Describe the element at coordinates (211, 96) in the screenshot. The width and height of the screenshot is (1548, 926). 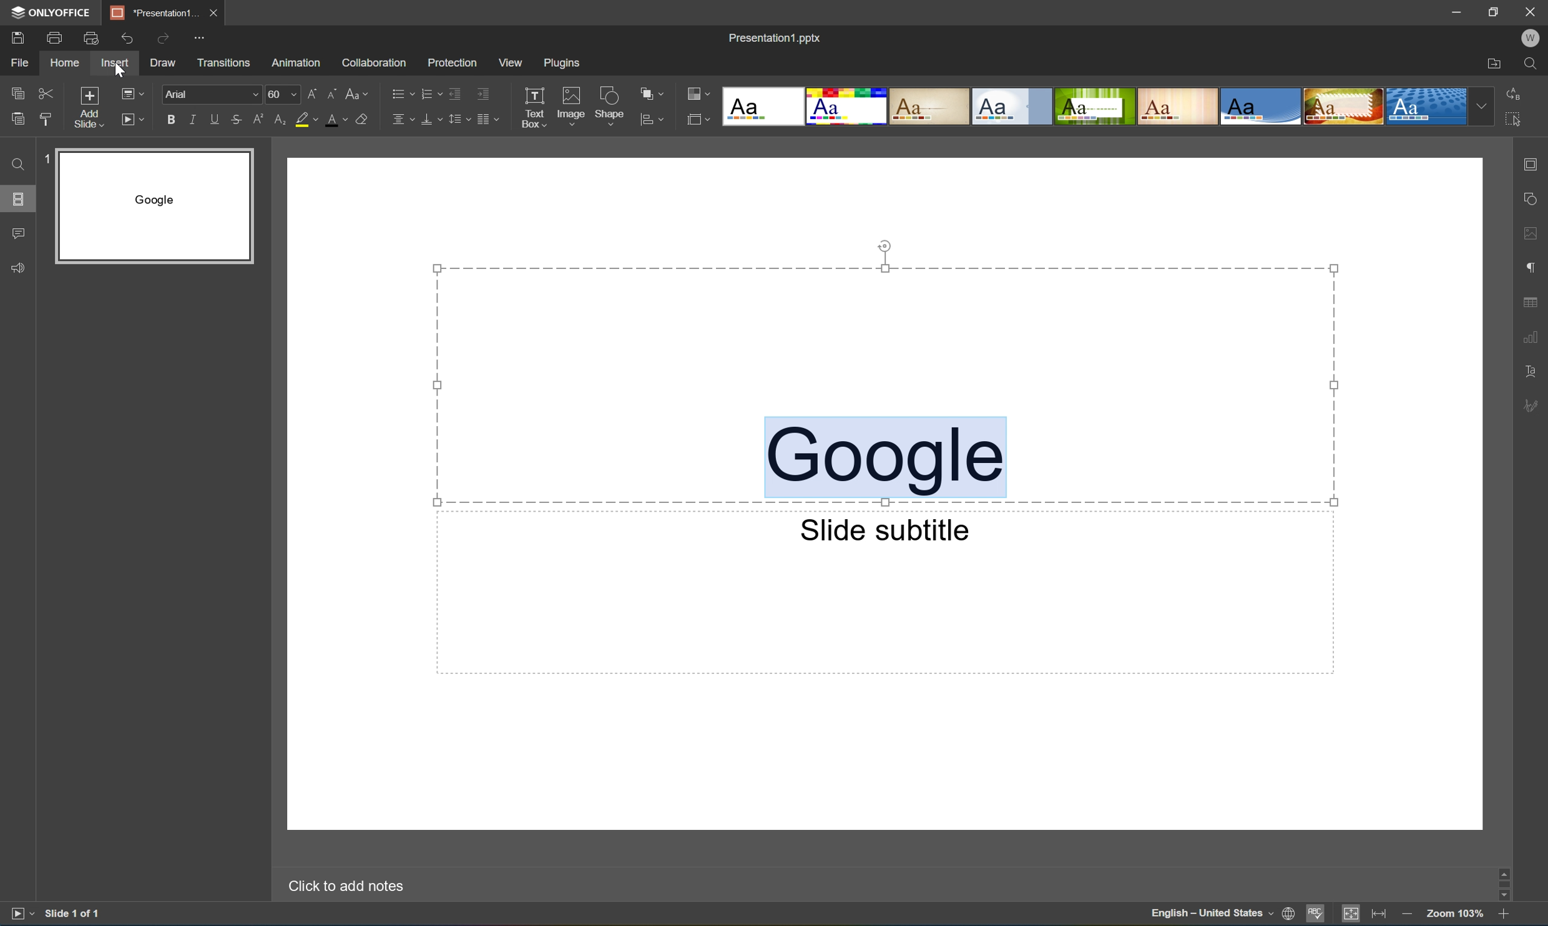
I see `Arial` at that location.